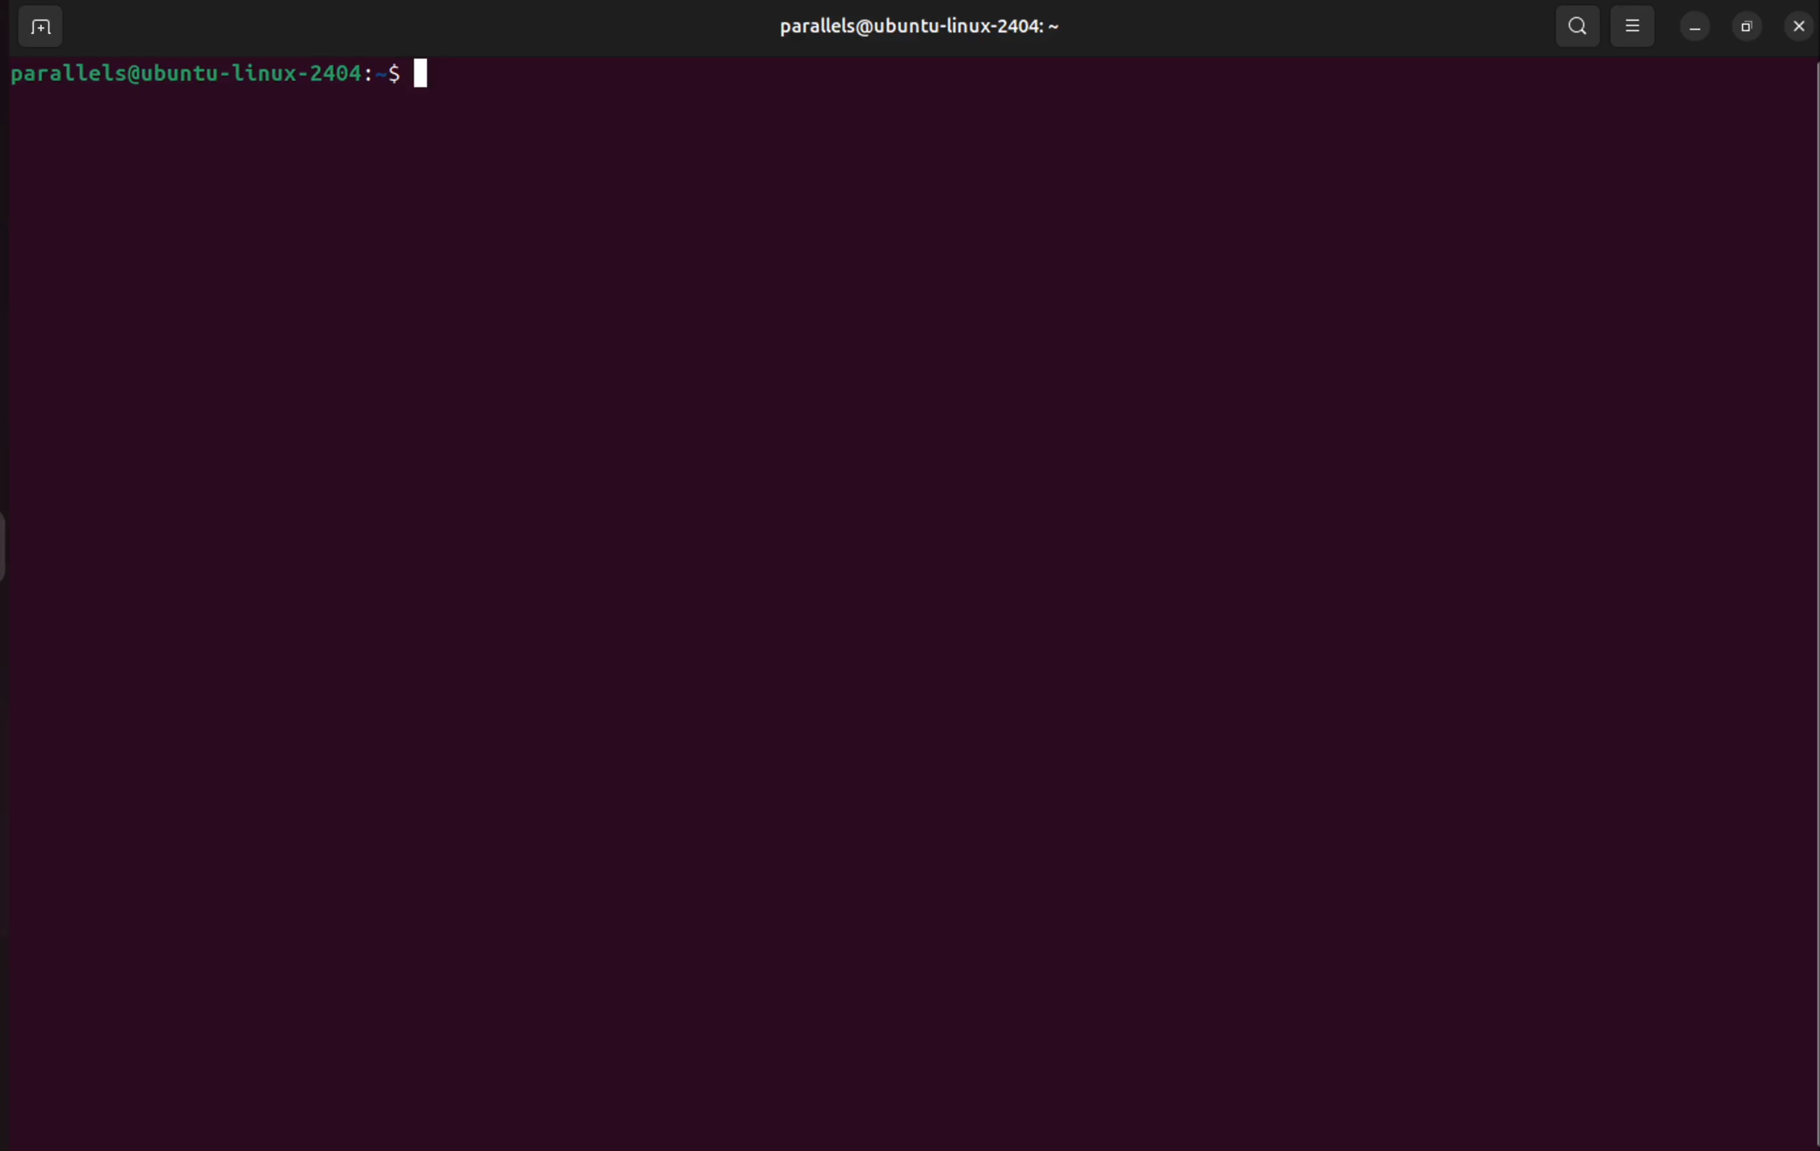 This screenshot has height=1151, width=1820. Describe the element at coordinates (1801, 562) in the screenshot. I see `Scrollbar` at that location.